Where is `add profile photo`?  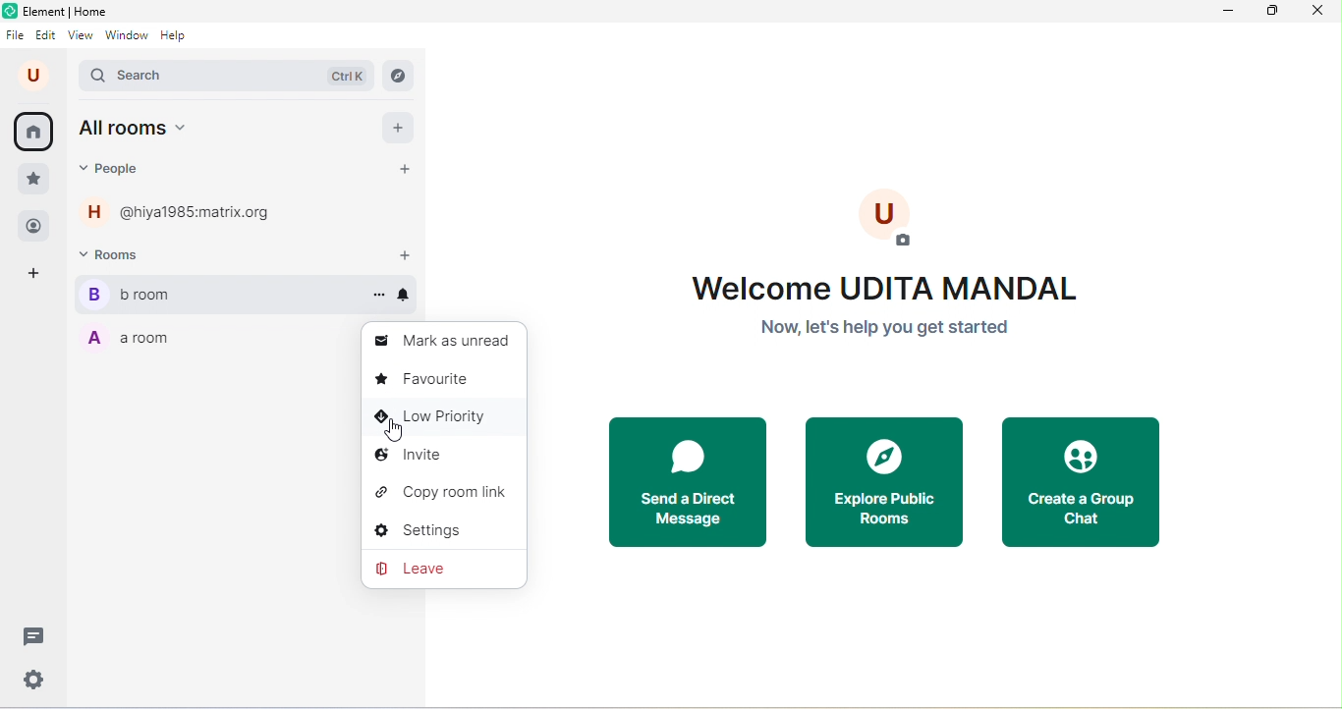 add profile photo is located at coordinates (898, 221).